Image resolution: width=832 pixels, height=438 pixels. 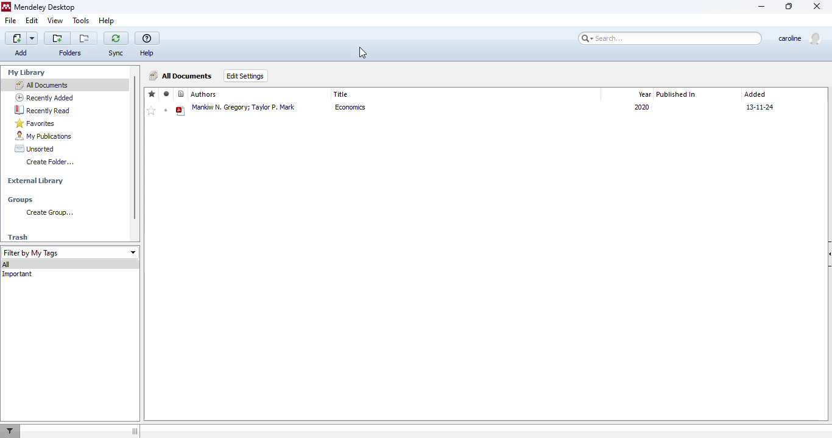 I want to click on added, so click(x=755, y=94).